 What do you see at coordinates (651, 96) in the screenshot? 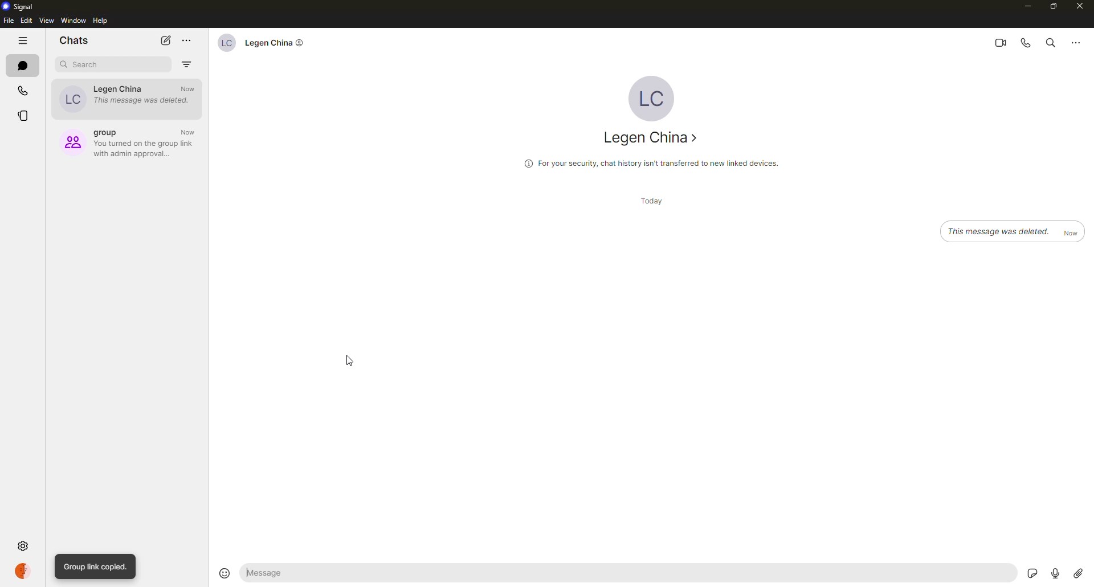
I see `profile pic` at bounding box center [651, 96].